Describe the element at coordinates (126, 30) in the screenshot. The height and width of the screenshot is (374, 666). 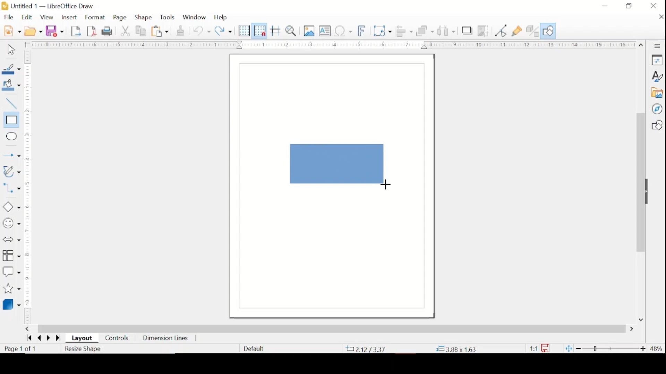
I see `cut` at that location.